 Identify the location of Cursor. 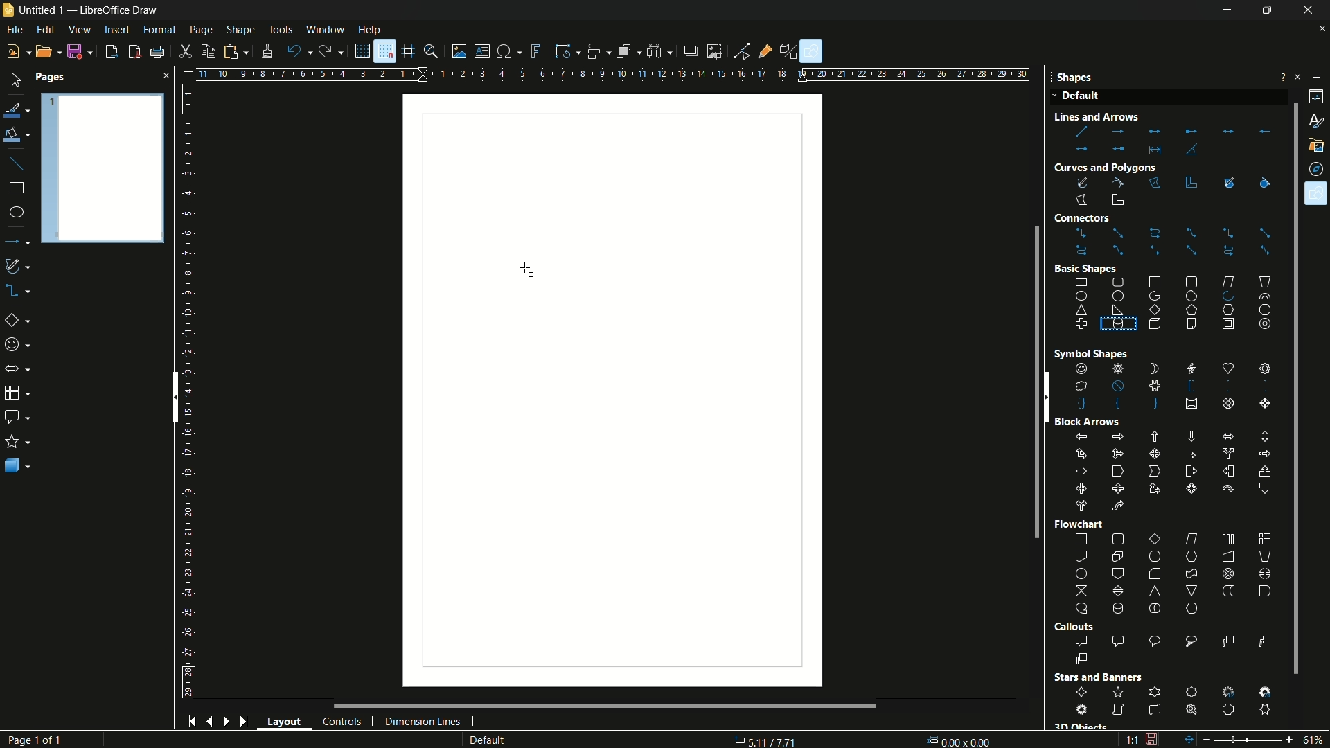
(1317, 200).